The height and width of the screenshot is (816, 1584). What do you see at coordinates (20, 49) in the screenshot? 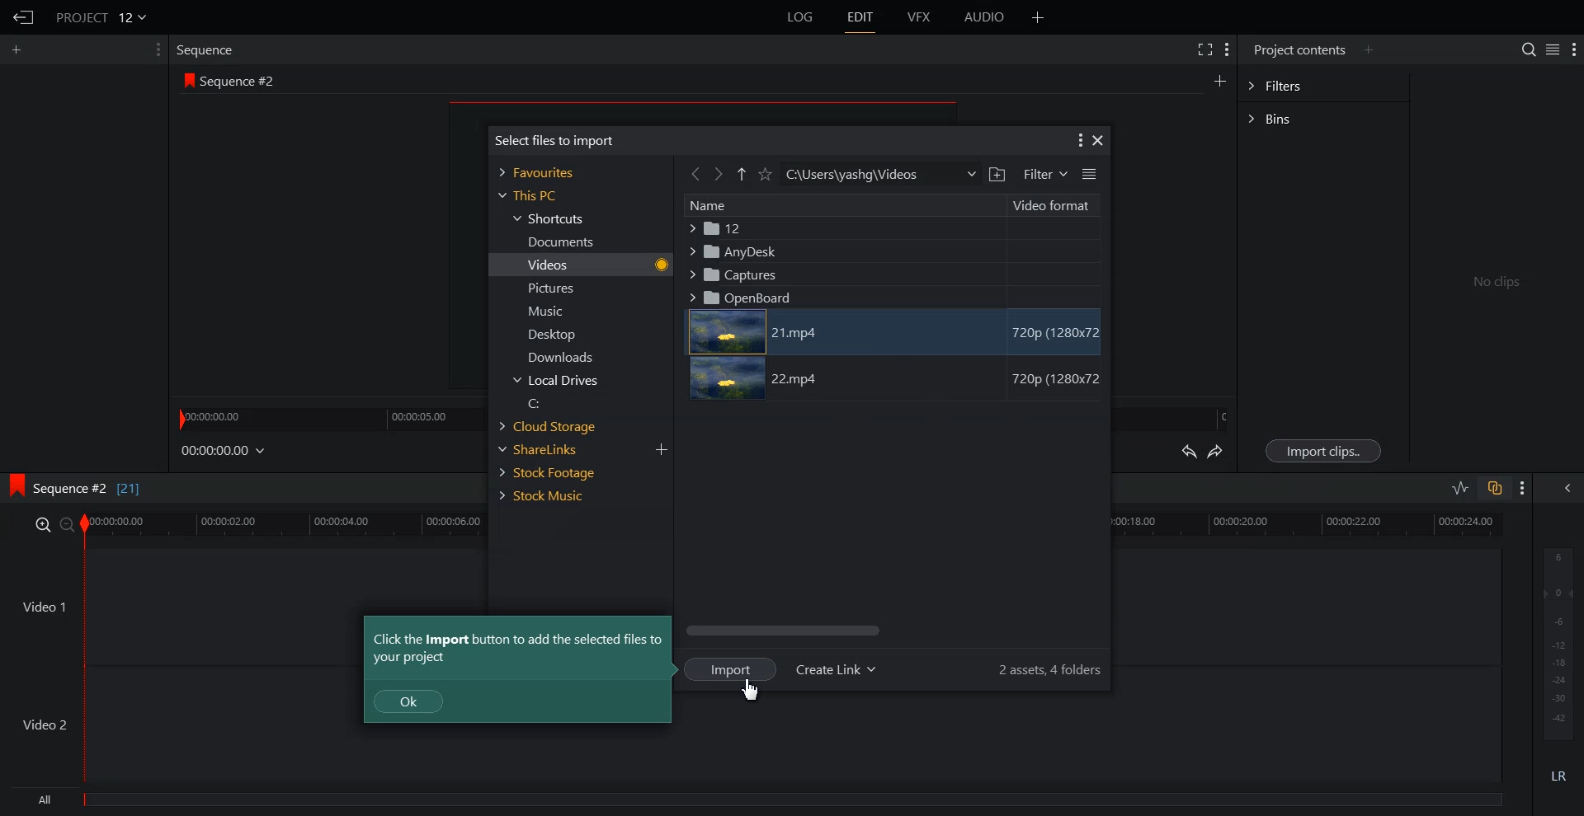
I see `Add Panel` at bounding box center [20, 49].